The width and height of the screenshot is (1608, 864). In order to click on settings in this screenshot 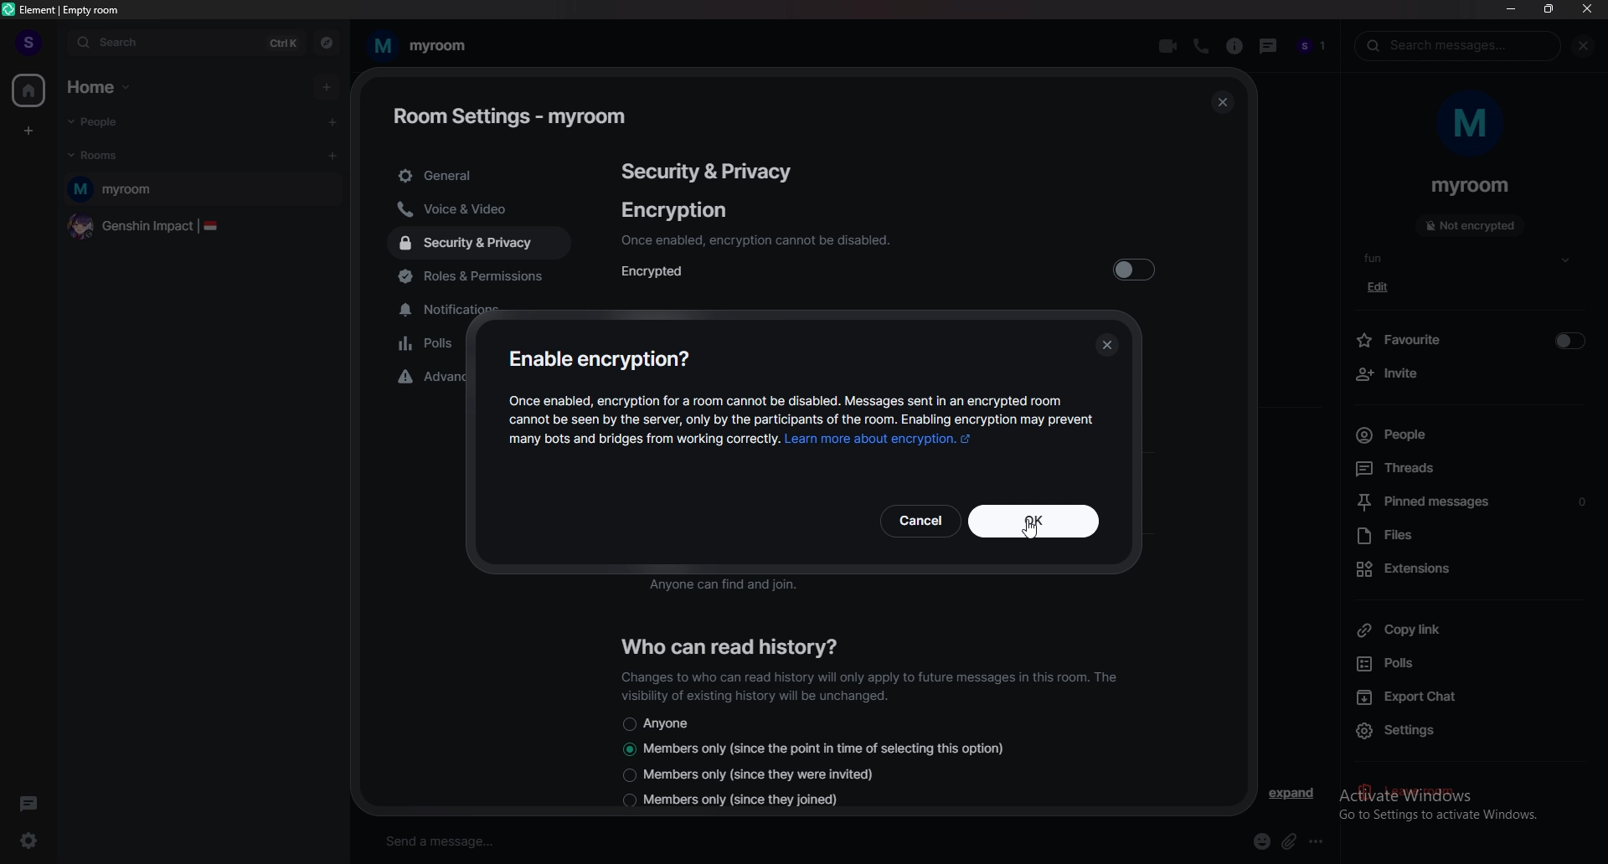, I will do `click(1398, 732)`.